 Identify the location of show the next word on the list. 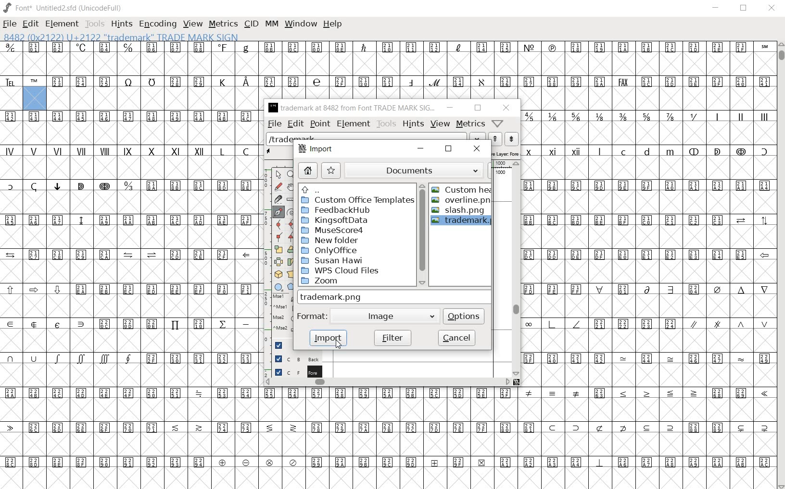
(495, 139).